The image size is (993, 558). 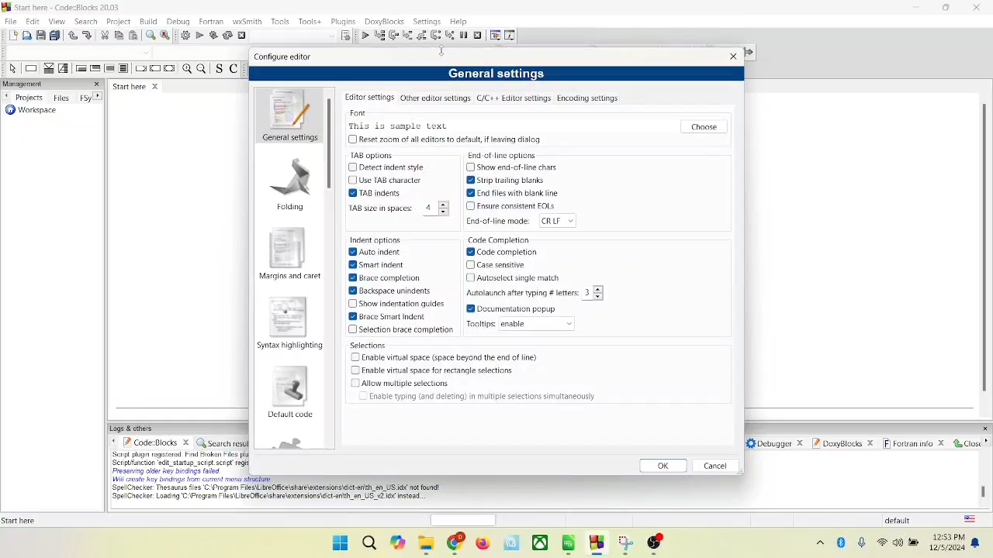 I want to click on show end of line chars, so click(x=511, y=167).